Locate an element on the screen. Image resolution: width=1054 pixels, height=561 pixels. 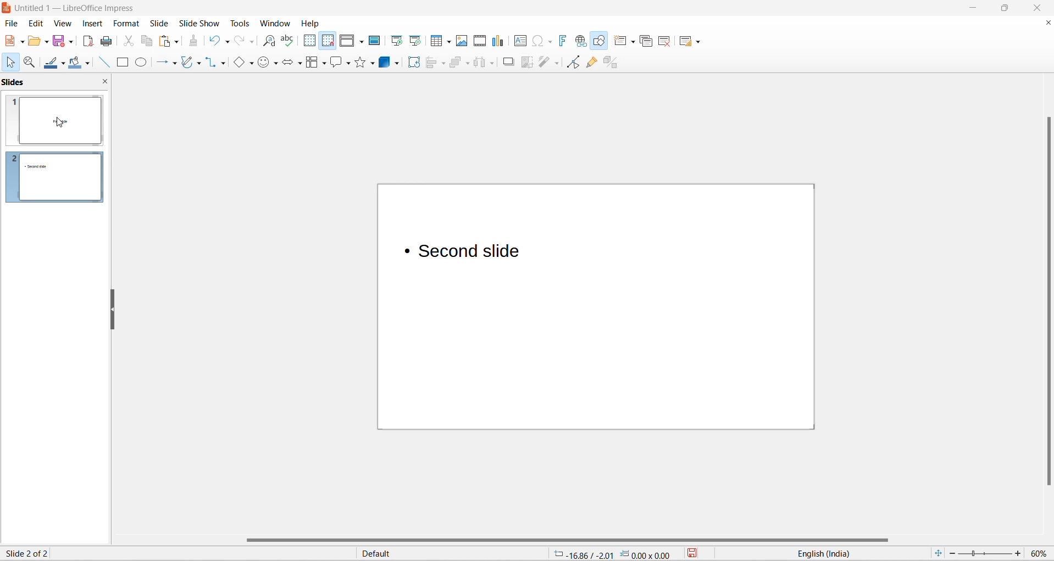
start from first slide is located at coordinates (396, 40).